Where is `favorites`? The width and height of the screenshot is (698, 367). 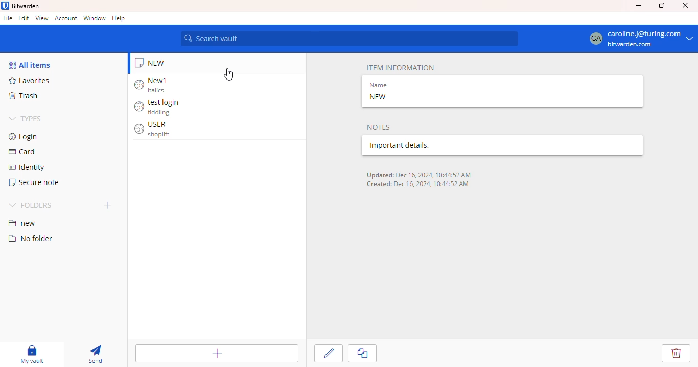
favorites is located at coordinates (31, 80).